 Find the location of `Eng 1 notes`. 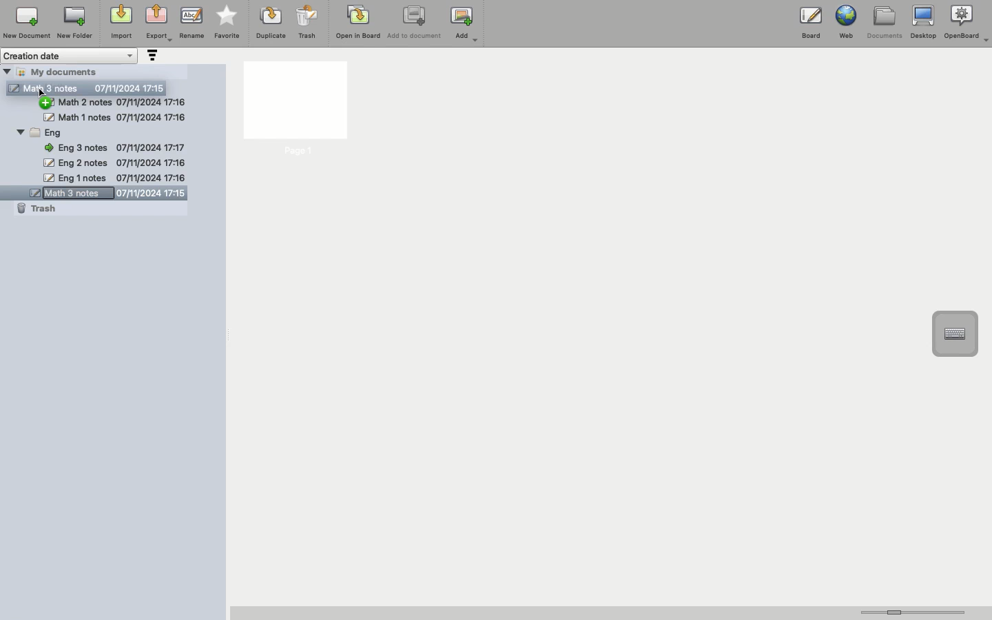

Eng 1 notes is located at coordinates (114, 178).